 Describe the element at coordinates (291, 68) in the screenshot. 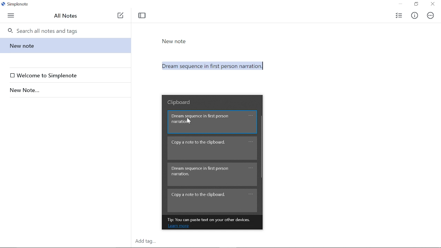

I see `Dream sequence in first person narration.` at that location.